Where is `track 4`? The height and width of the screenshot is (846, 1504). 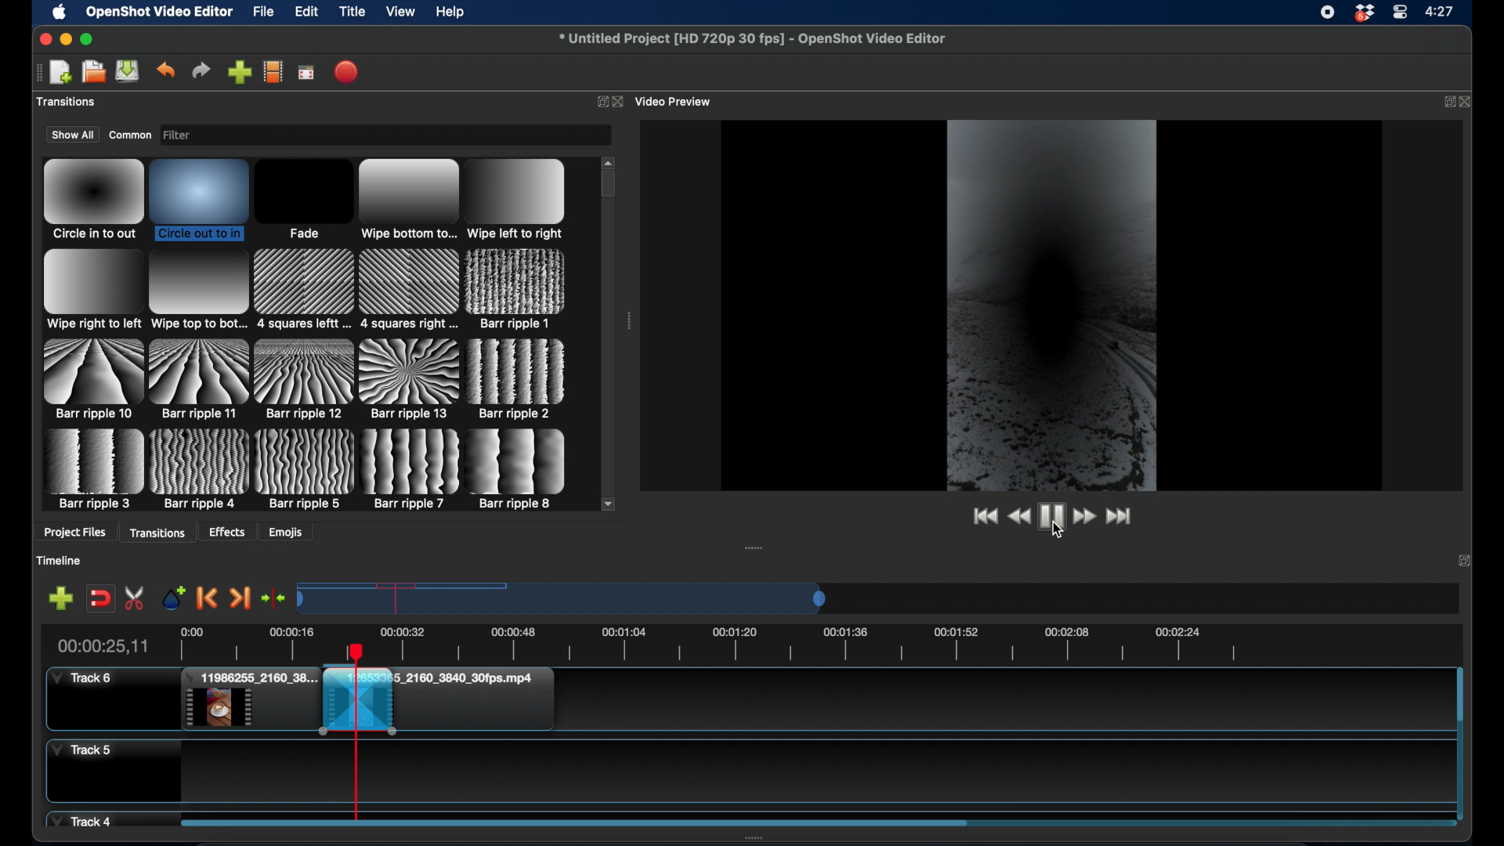
track 4 is located at coordinates (84, 819).